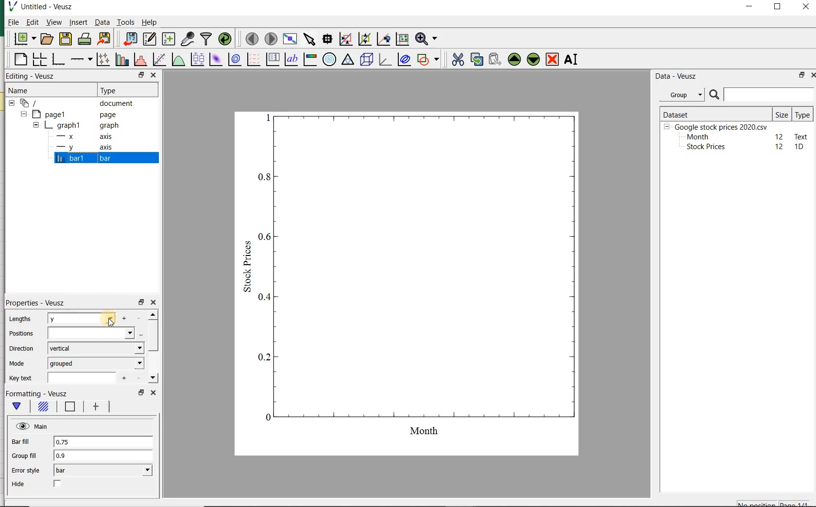 The image size is (816, 507). I want to click on move to the previous page, so click(251, 38).